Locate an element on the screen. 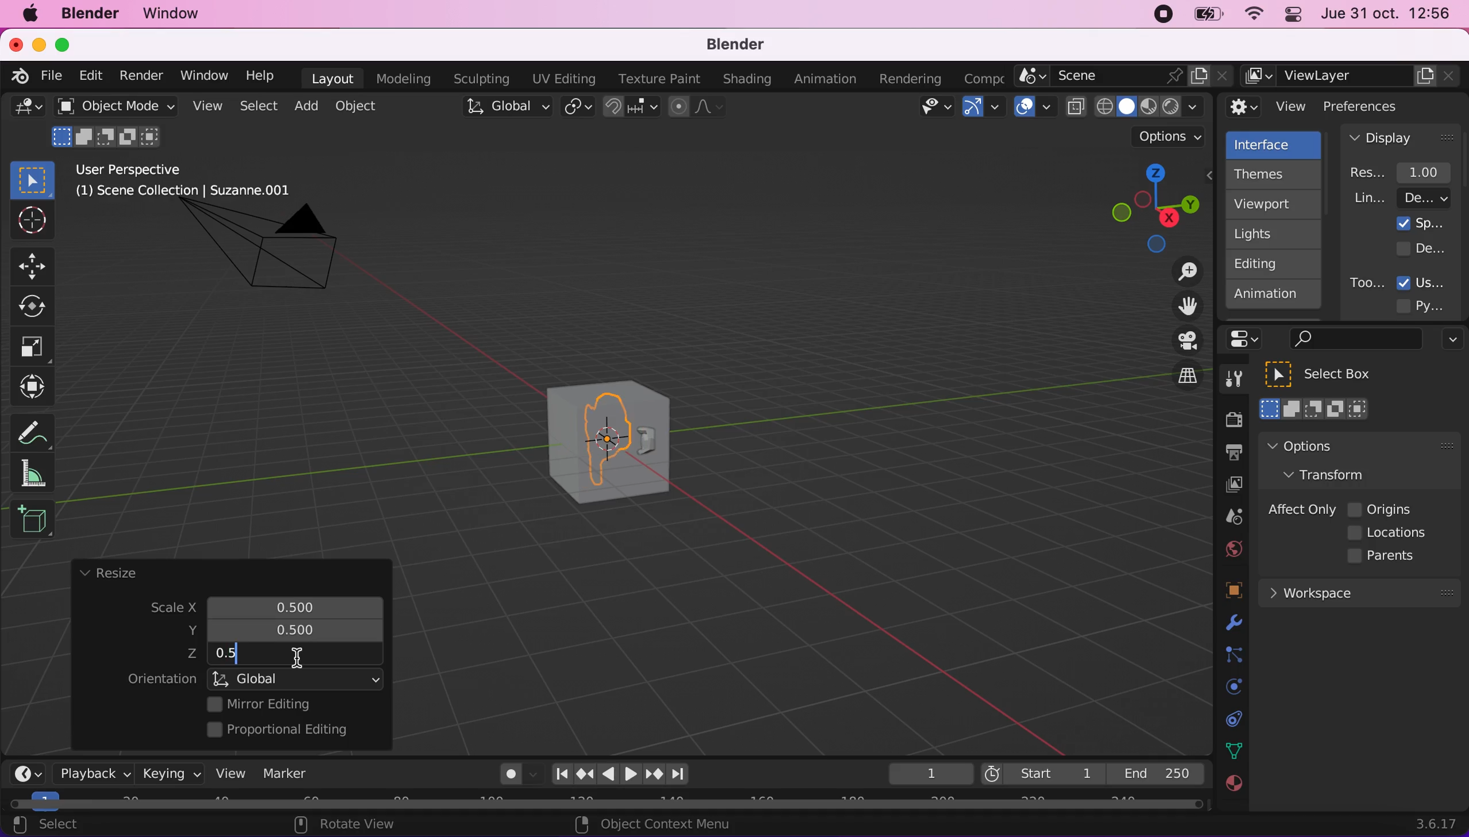 This screenshot has width=1469, height=837. transform is located at coordinates (1336, 474).